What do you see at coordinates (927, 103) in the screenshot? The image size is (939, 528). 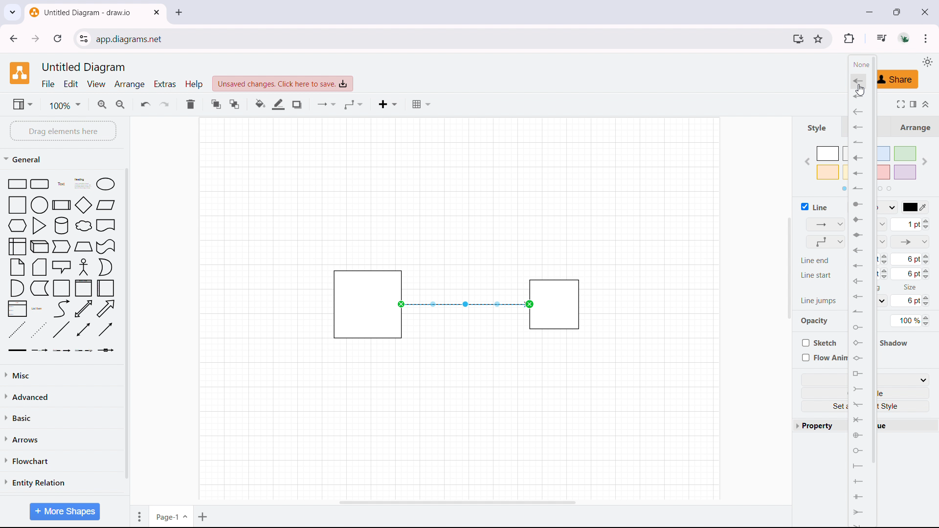 I see `collapse/expand` at bounding box center [927, 103].